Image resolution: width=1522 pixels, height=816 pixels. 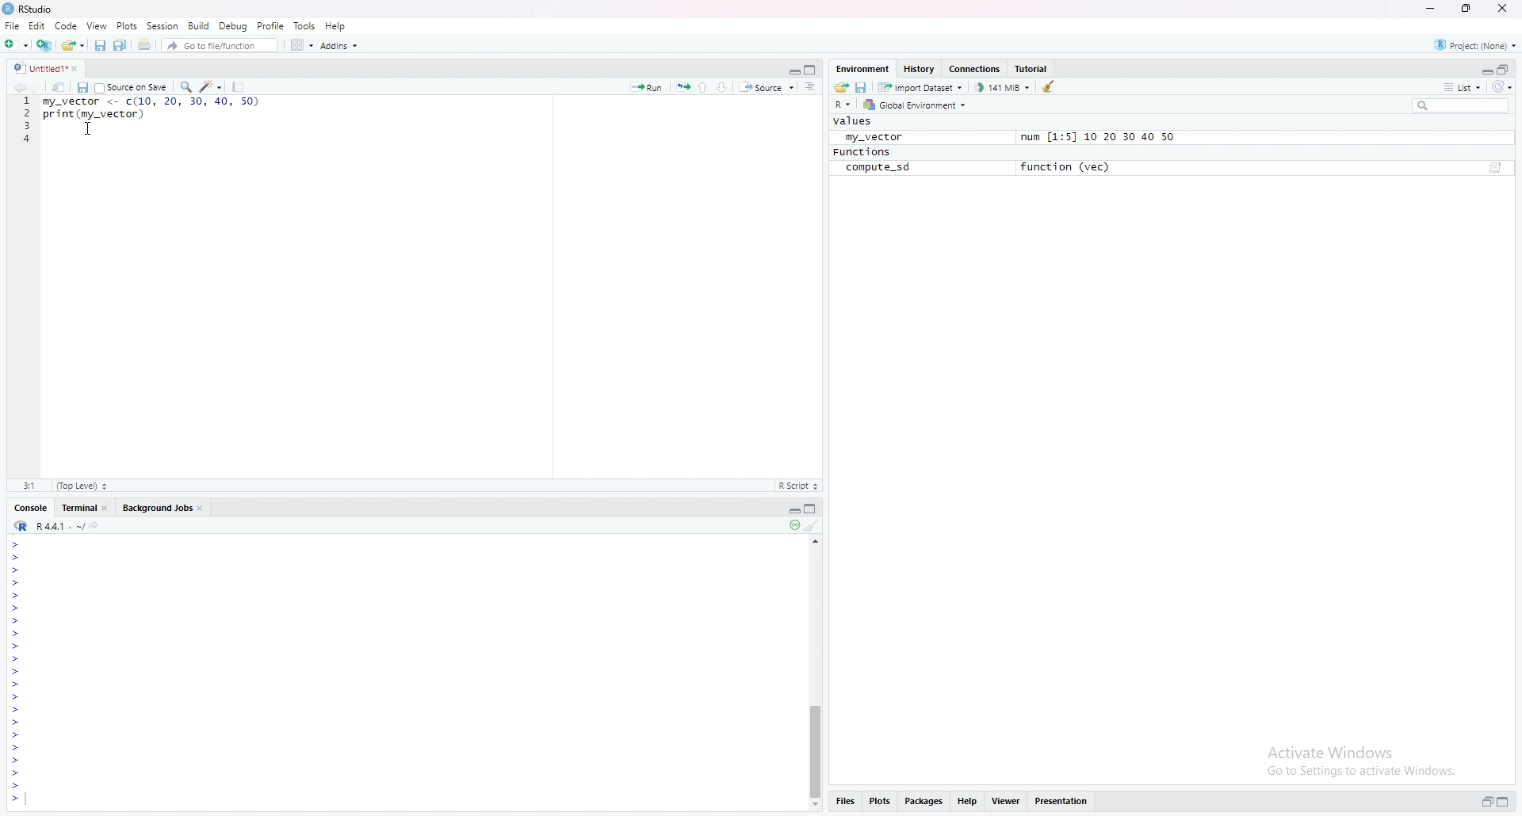 I want to click on Close, so click(x=80, y=69).